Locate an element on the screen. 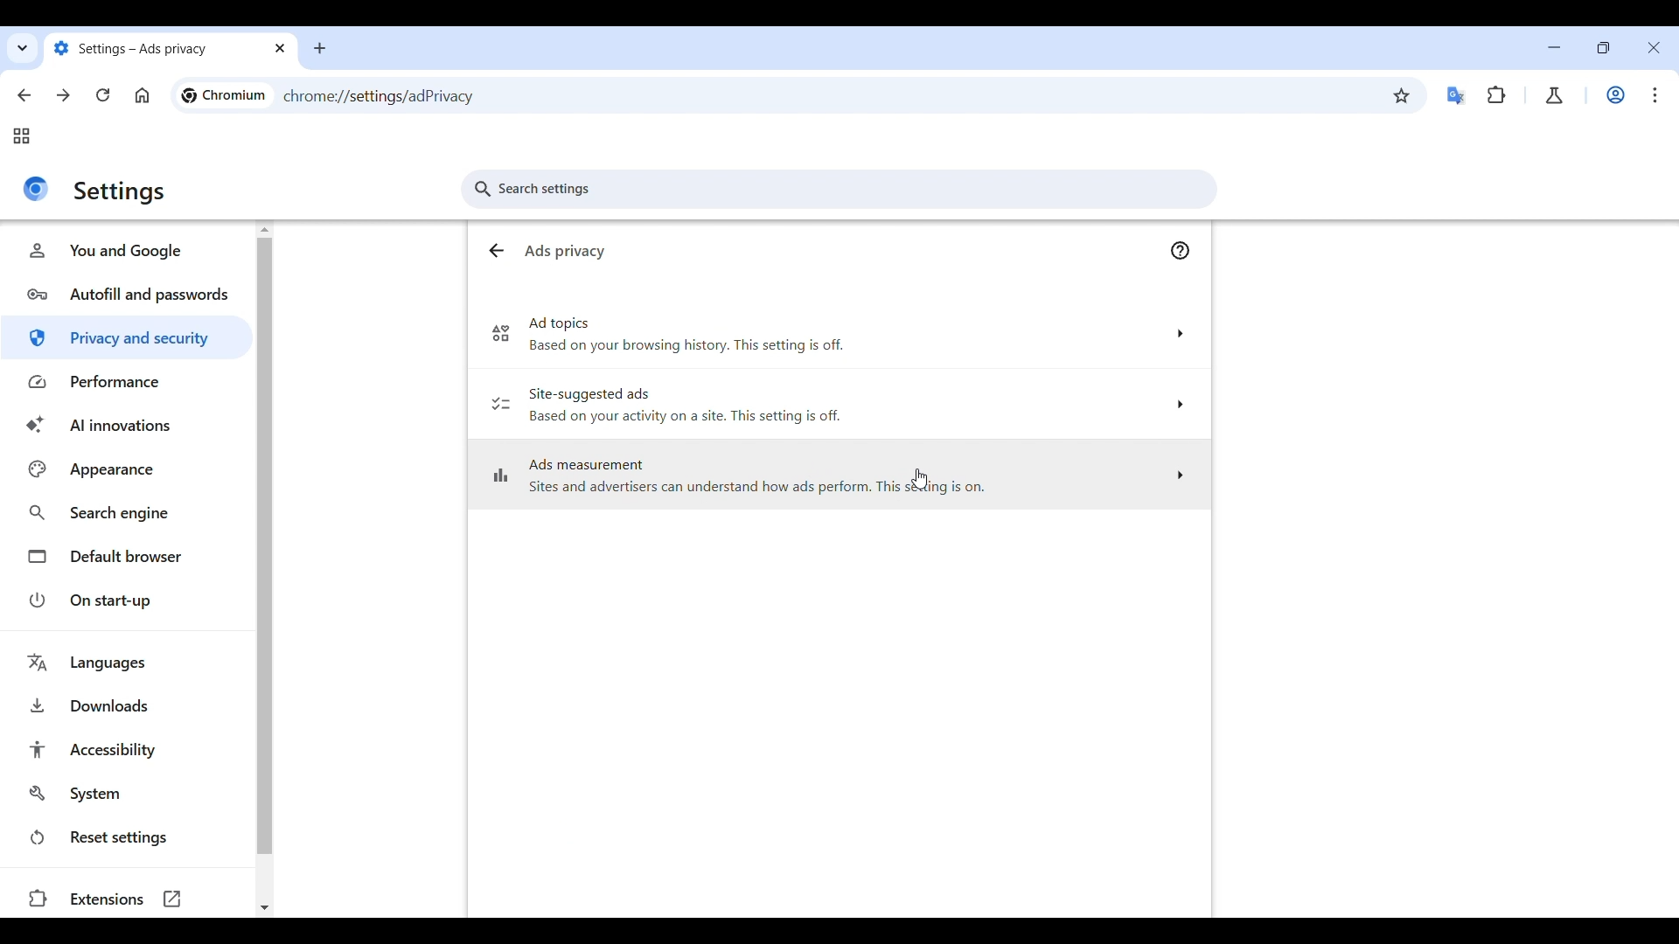 This screenshot has height=944, width=1679. Default browser is located at coordinates (126, 557).